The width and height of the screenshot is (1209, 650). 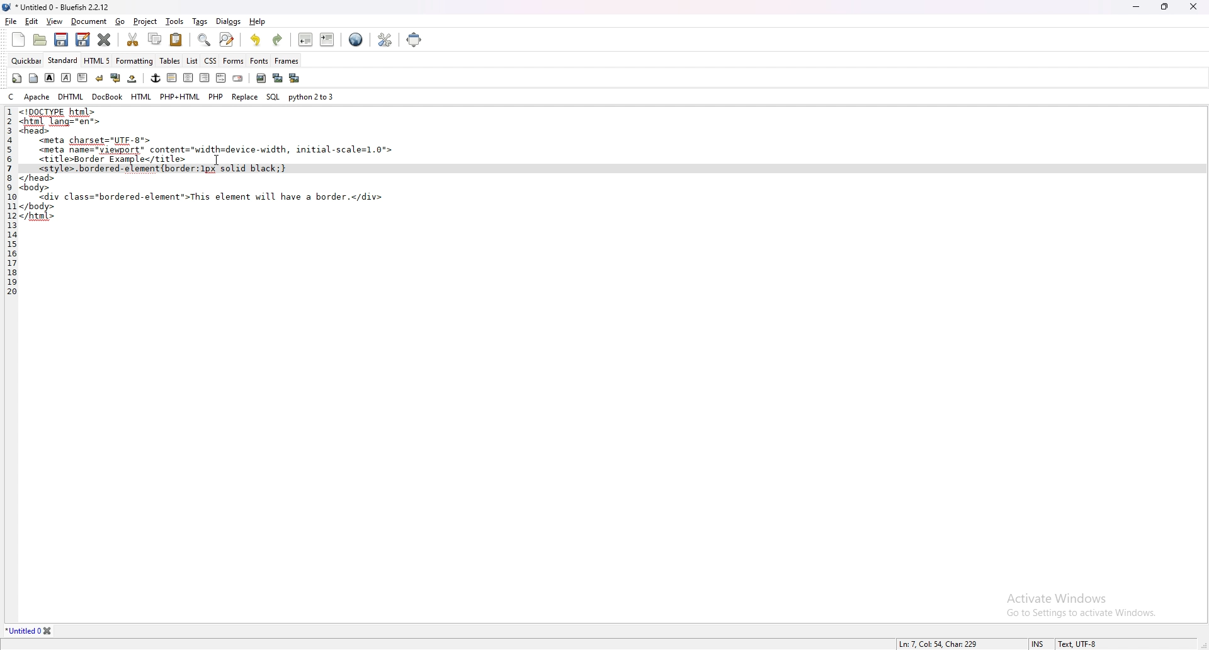 What do you see at coordinates (312, 96) in the screenshot?
I see `python 2 to 3` at bounding box center [312, 96].